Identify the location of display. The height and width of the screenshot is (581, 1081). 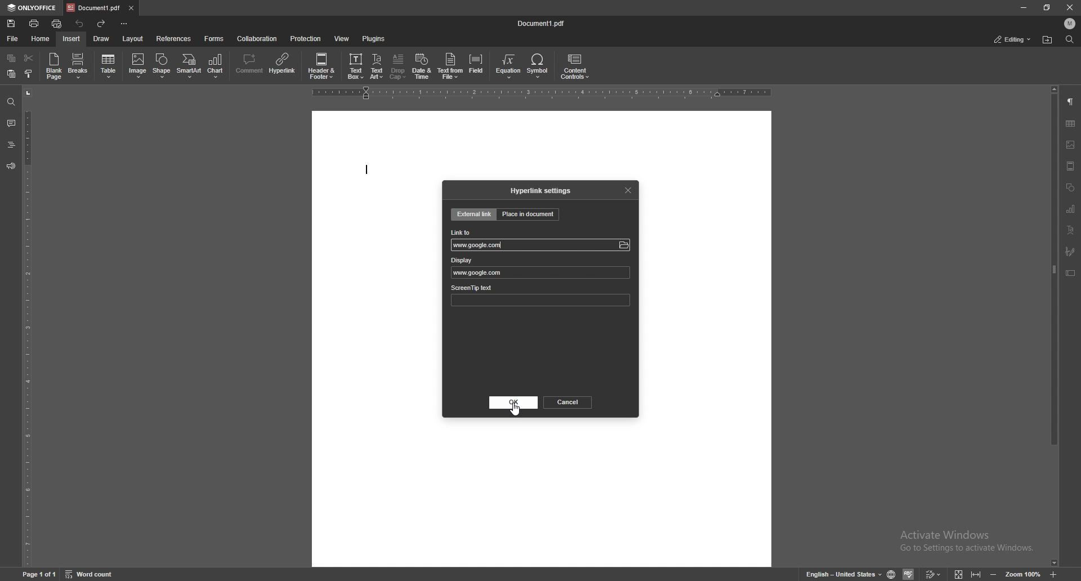
(506, 261).